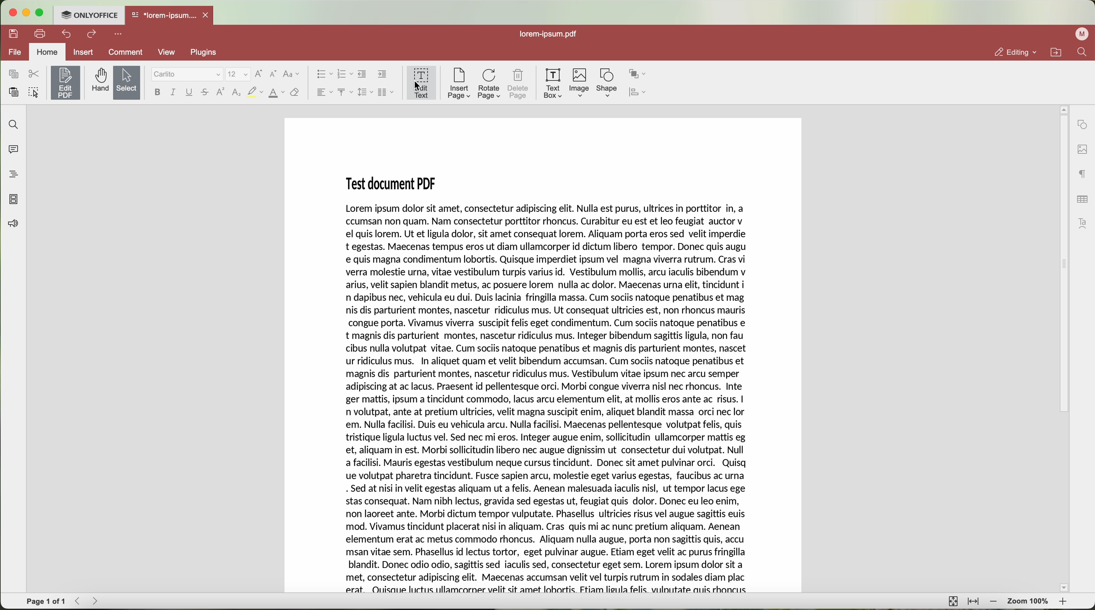 The width and height of the screenshot is (1095, 610). Describe the element at coordinates (34, 92) in the screenshot. I see `select all` at that location.